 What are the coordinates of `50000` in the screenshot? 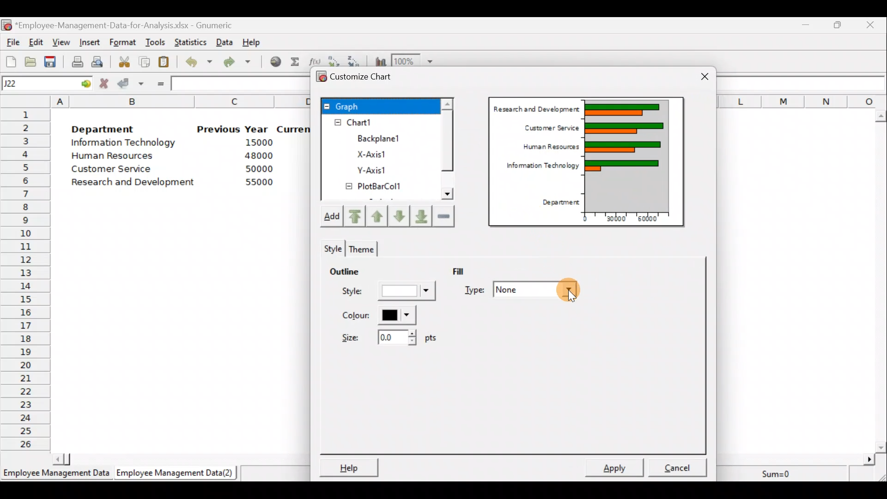 It's located at (645, 221).